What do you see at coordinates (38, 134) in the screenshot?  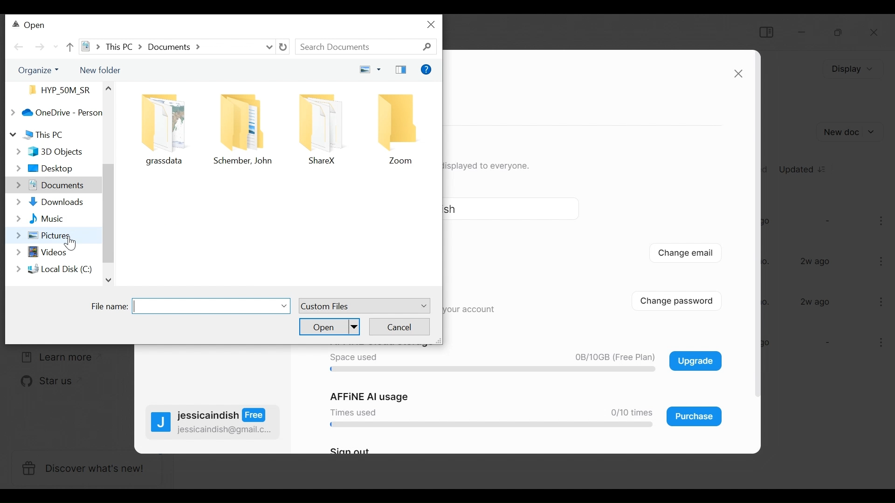 I see `This PC` at bounding box center [38, 134].